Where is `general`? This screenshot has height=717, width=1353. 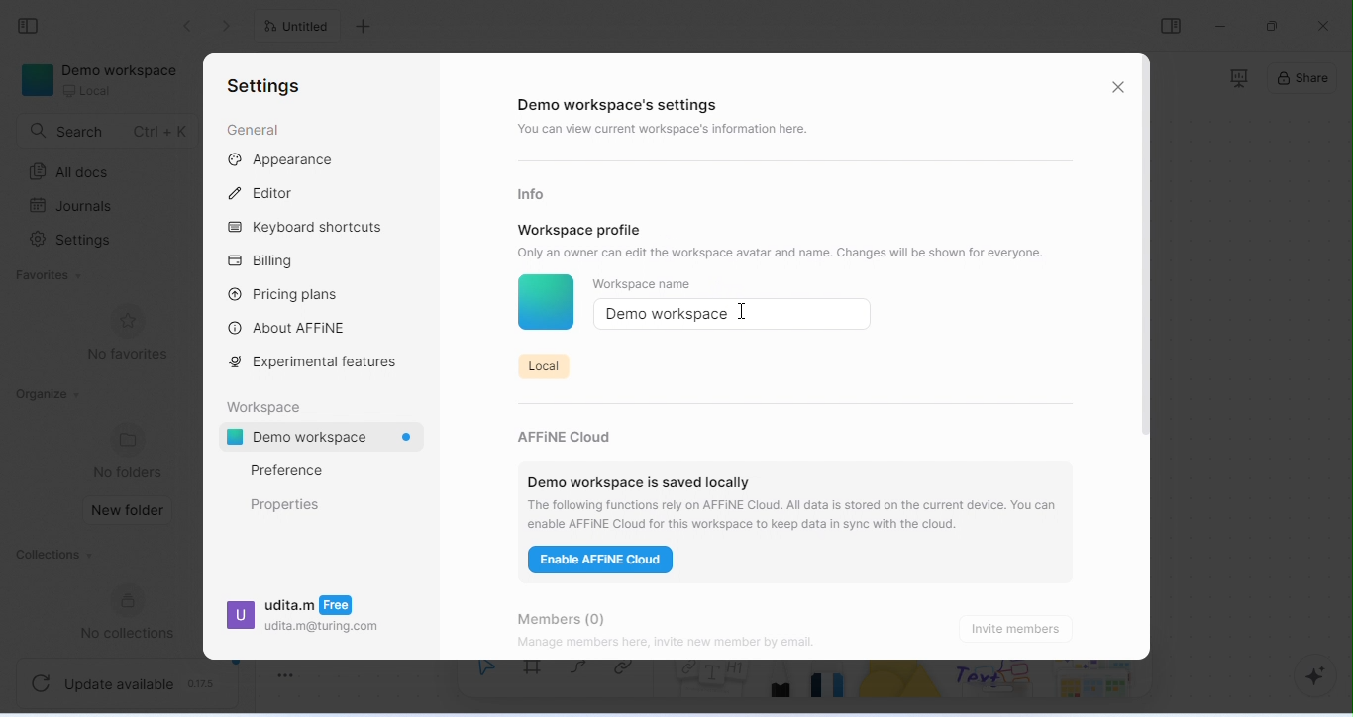 general is located at coordinates (253, 131).